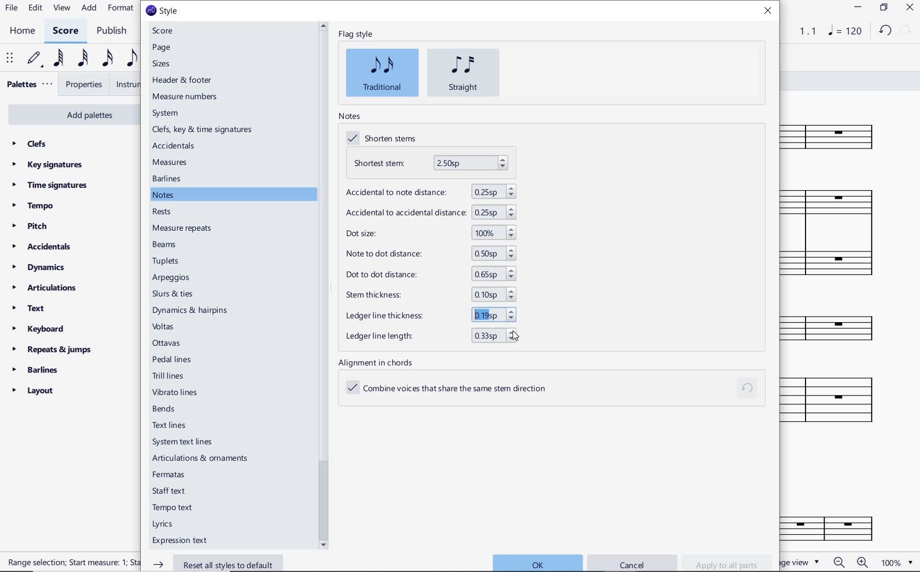 This screenshot has width=920, height=572. I want to click on UNDO, so click(886, 30).